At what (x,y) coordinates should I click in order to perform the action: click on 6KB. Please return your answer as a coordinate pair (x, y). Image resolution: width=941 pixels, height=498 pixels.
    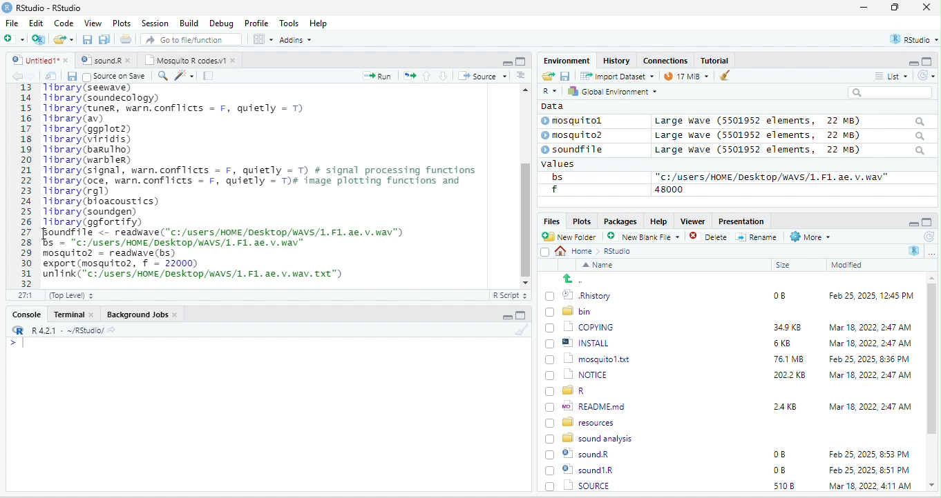
    Looking at the image, I should click on (783, 343).